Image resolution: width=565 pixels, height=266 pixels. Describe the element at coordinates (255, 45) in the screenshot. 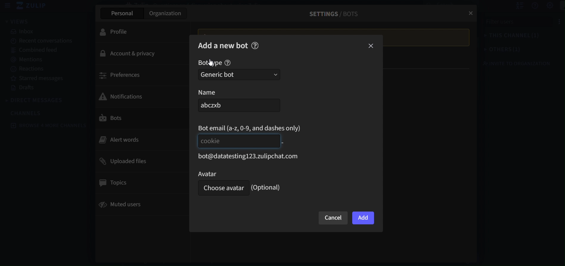

I see `help` at that location.